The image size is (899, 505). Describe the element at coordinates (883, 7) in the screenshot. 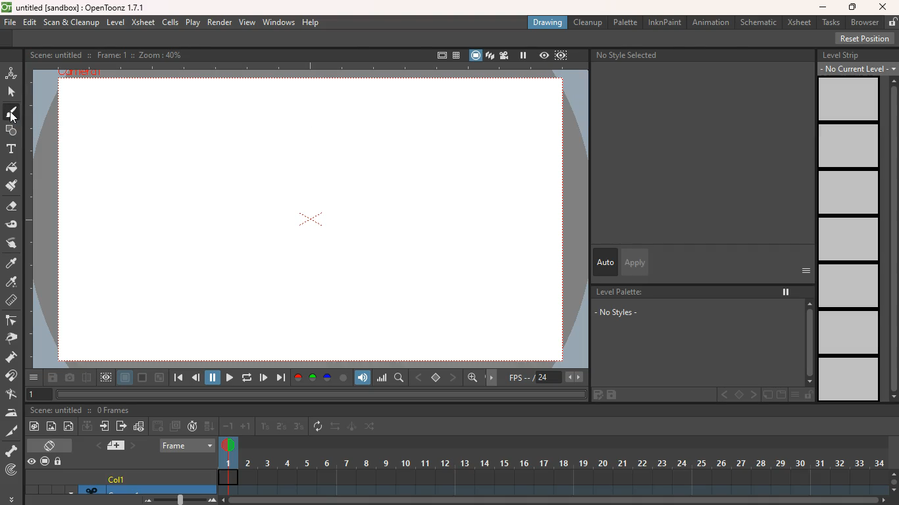

I see `close` at that location.